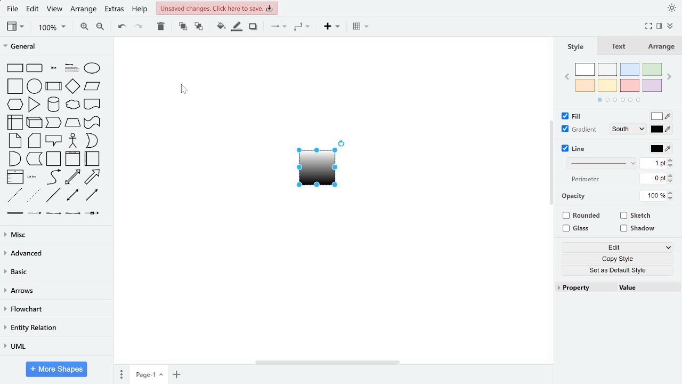 Image resolution: width=682 pixels, height=384 pixels. I want to click on shadow, so click(253, 27).